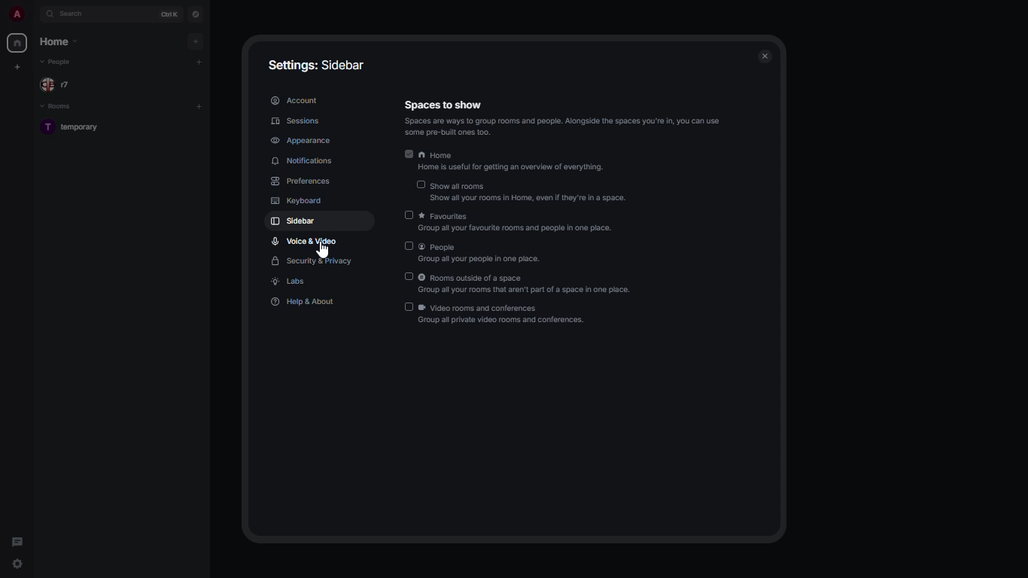 The image size is (1028, 578). What do you see at coordinates (409, 214) in the screenshot?
I see `disabled` at bounding box center [409, 214].